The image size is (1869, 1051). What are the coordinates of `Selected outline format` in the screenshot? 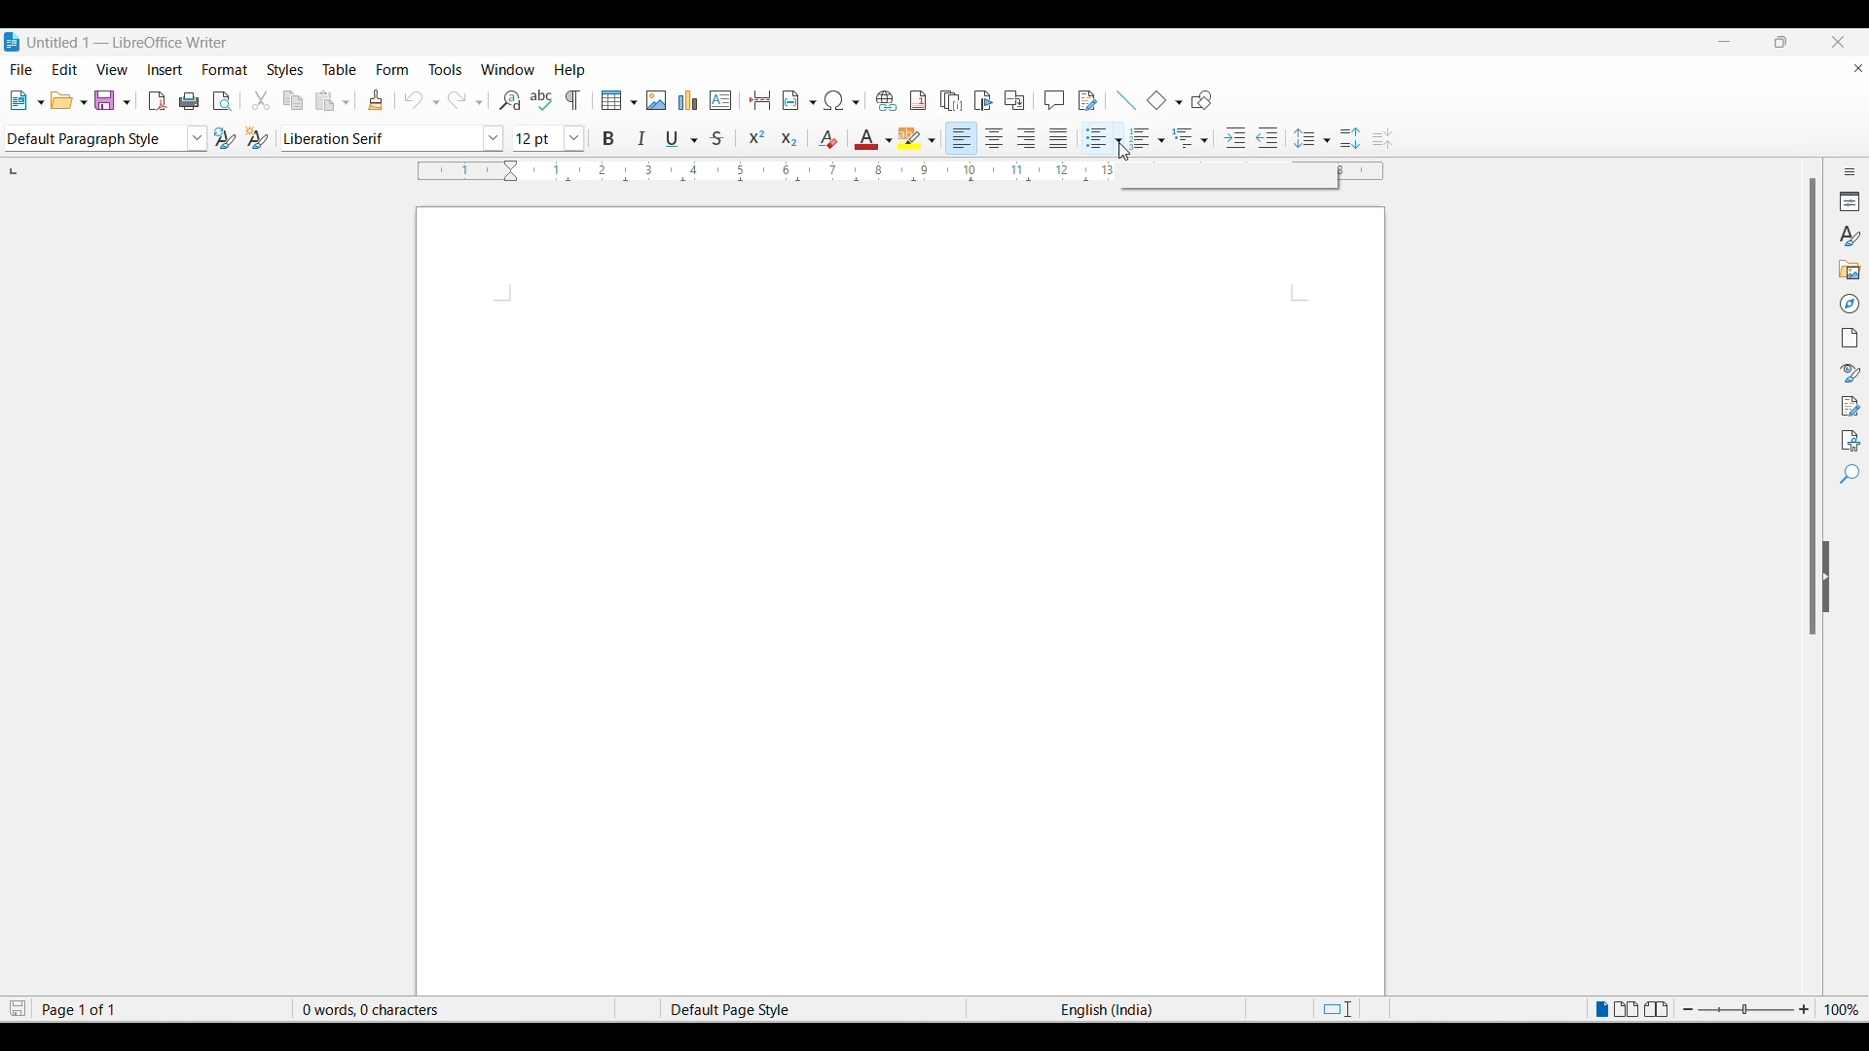 It's located at (1191, 138).